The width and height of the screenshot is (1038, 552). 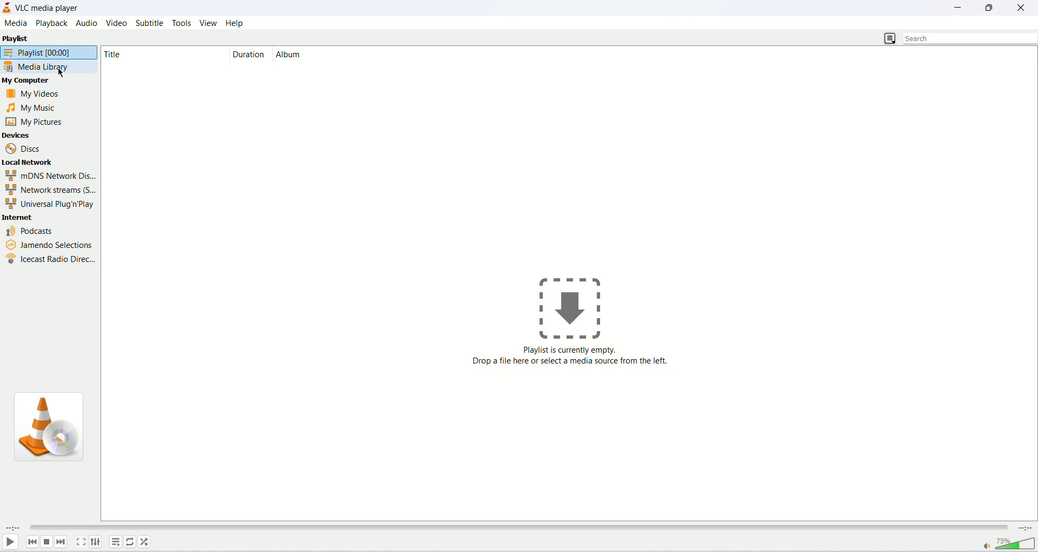 What do you see at coordinates (236, 23) in the screenshot?
I see `help` at bounding box center [236, 23].